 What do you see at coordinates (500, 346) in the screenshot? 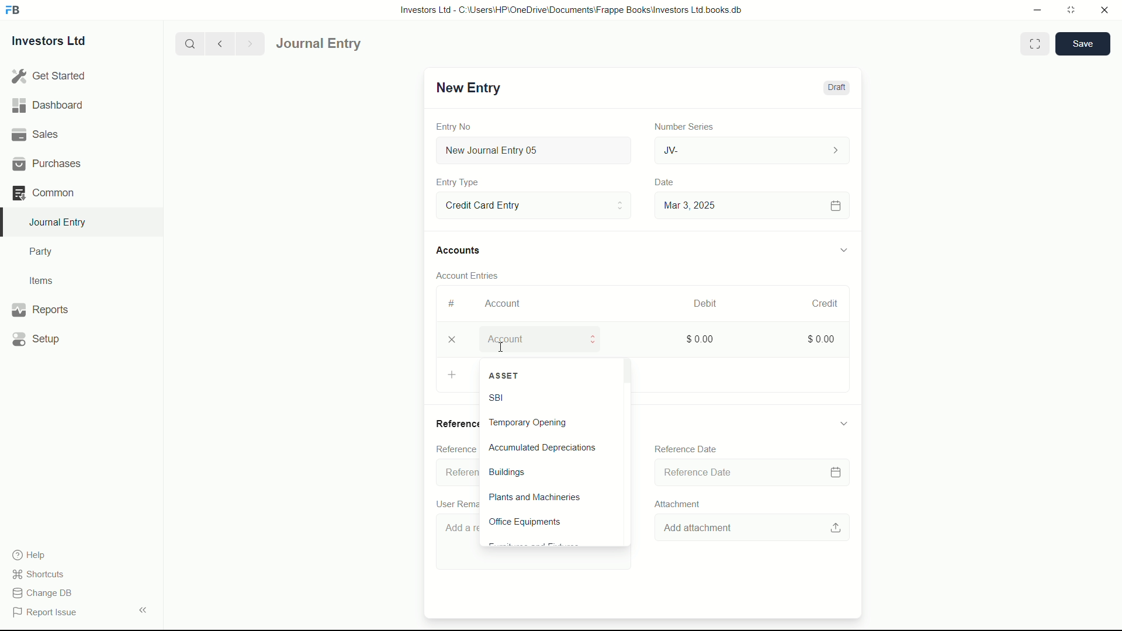
I see `cursor` at bounding box center [500, 346].